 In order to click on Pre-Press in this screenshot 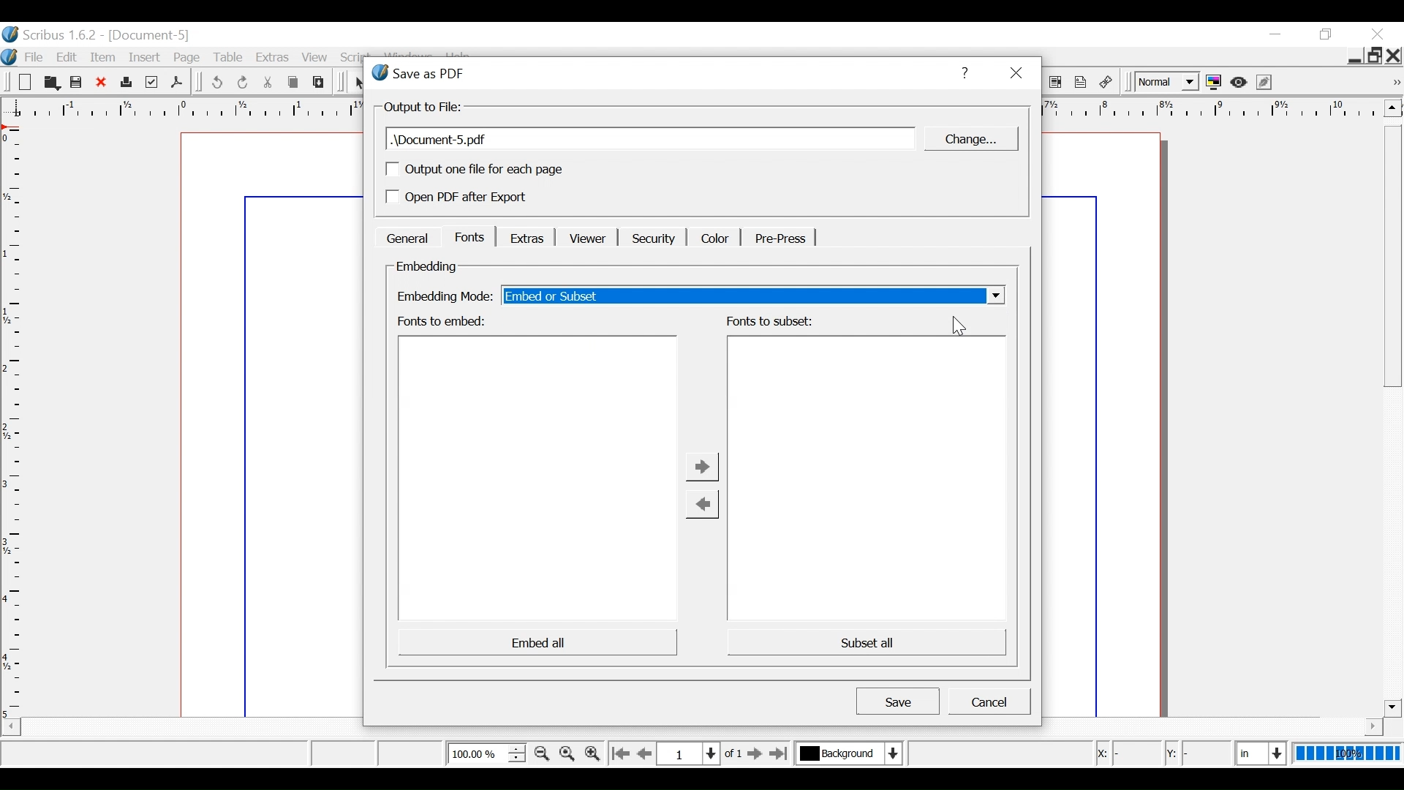, I will do `click(777, 238)`.